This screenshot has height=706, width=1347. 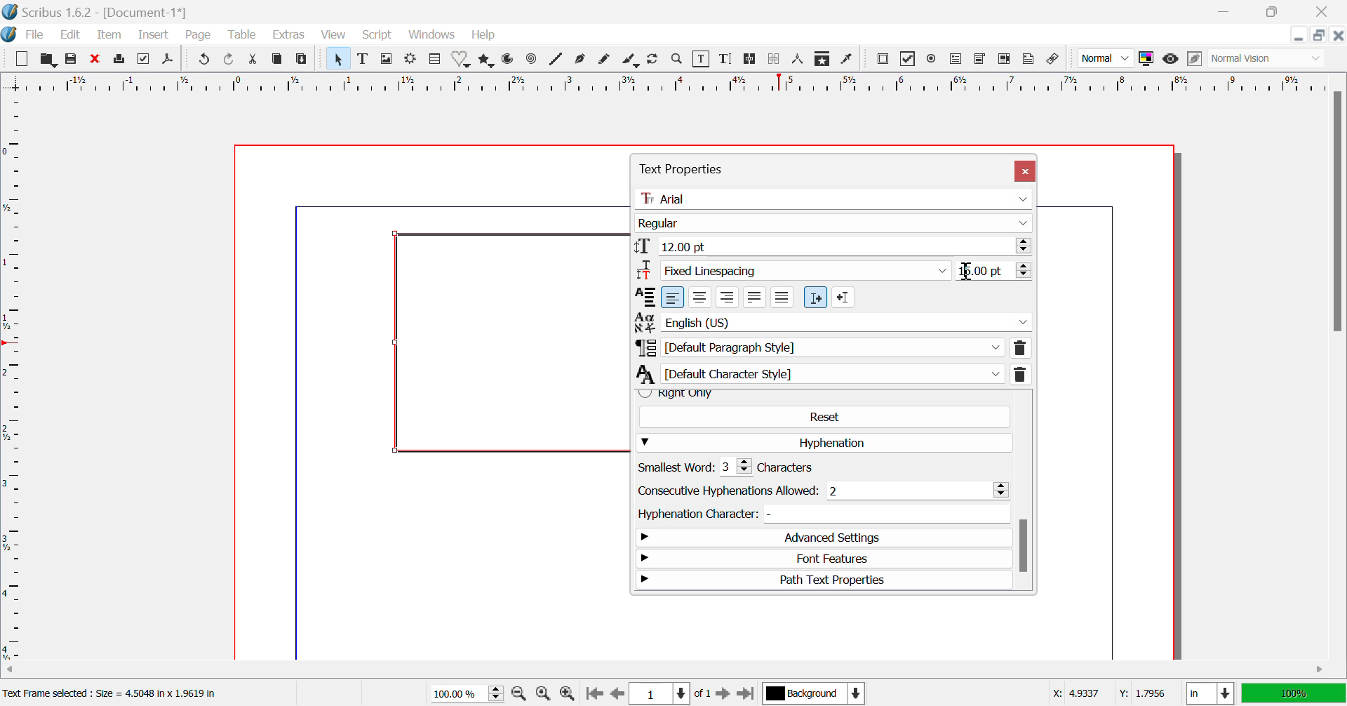 What do you see at coordinates (363, 60) in the screenshot?
I see `Text Frame` at bounding box center [363, 60].